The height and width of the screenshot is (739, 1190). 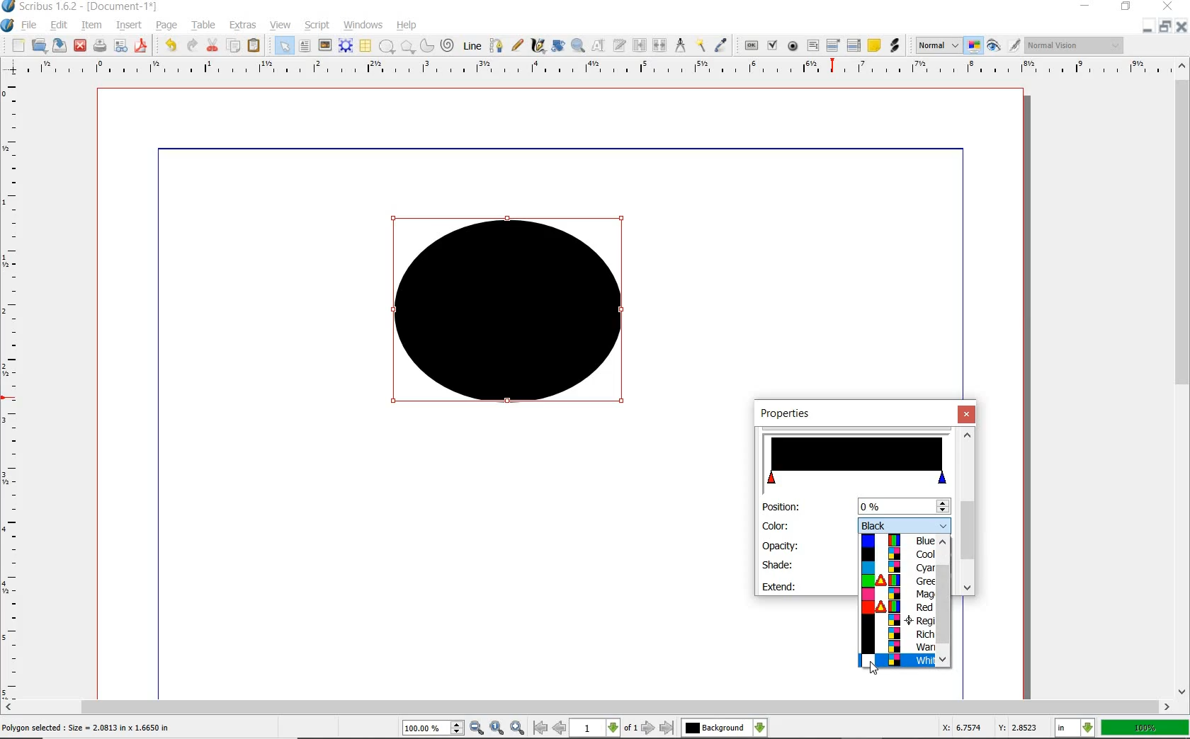 What do you see at coordinates (658, 45) in the screenshot?
I see `UNLINK TEXT FRAME` at bounding box center [658, 45].